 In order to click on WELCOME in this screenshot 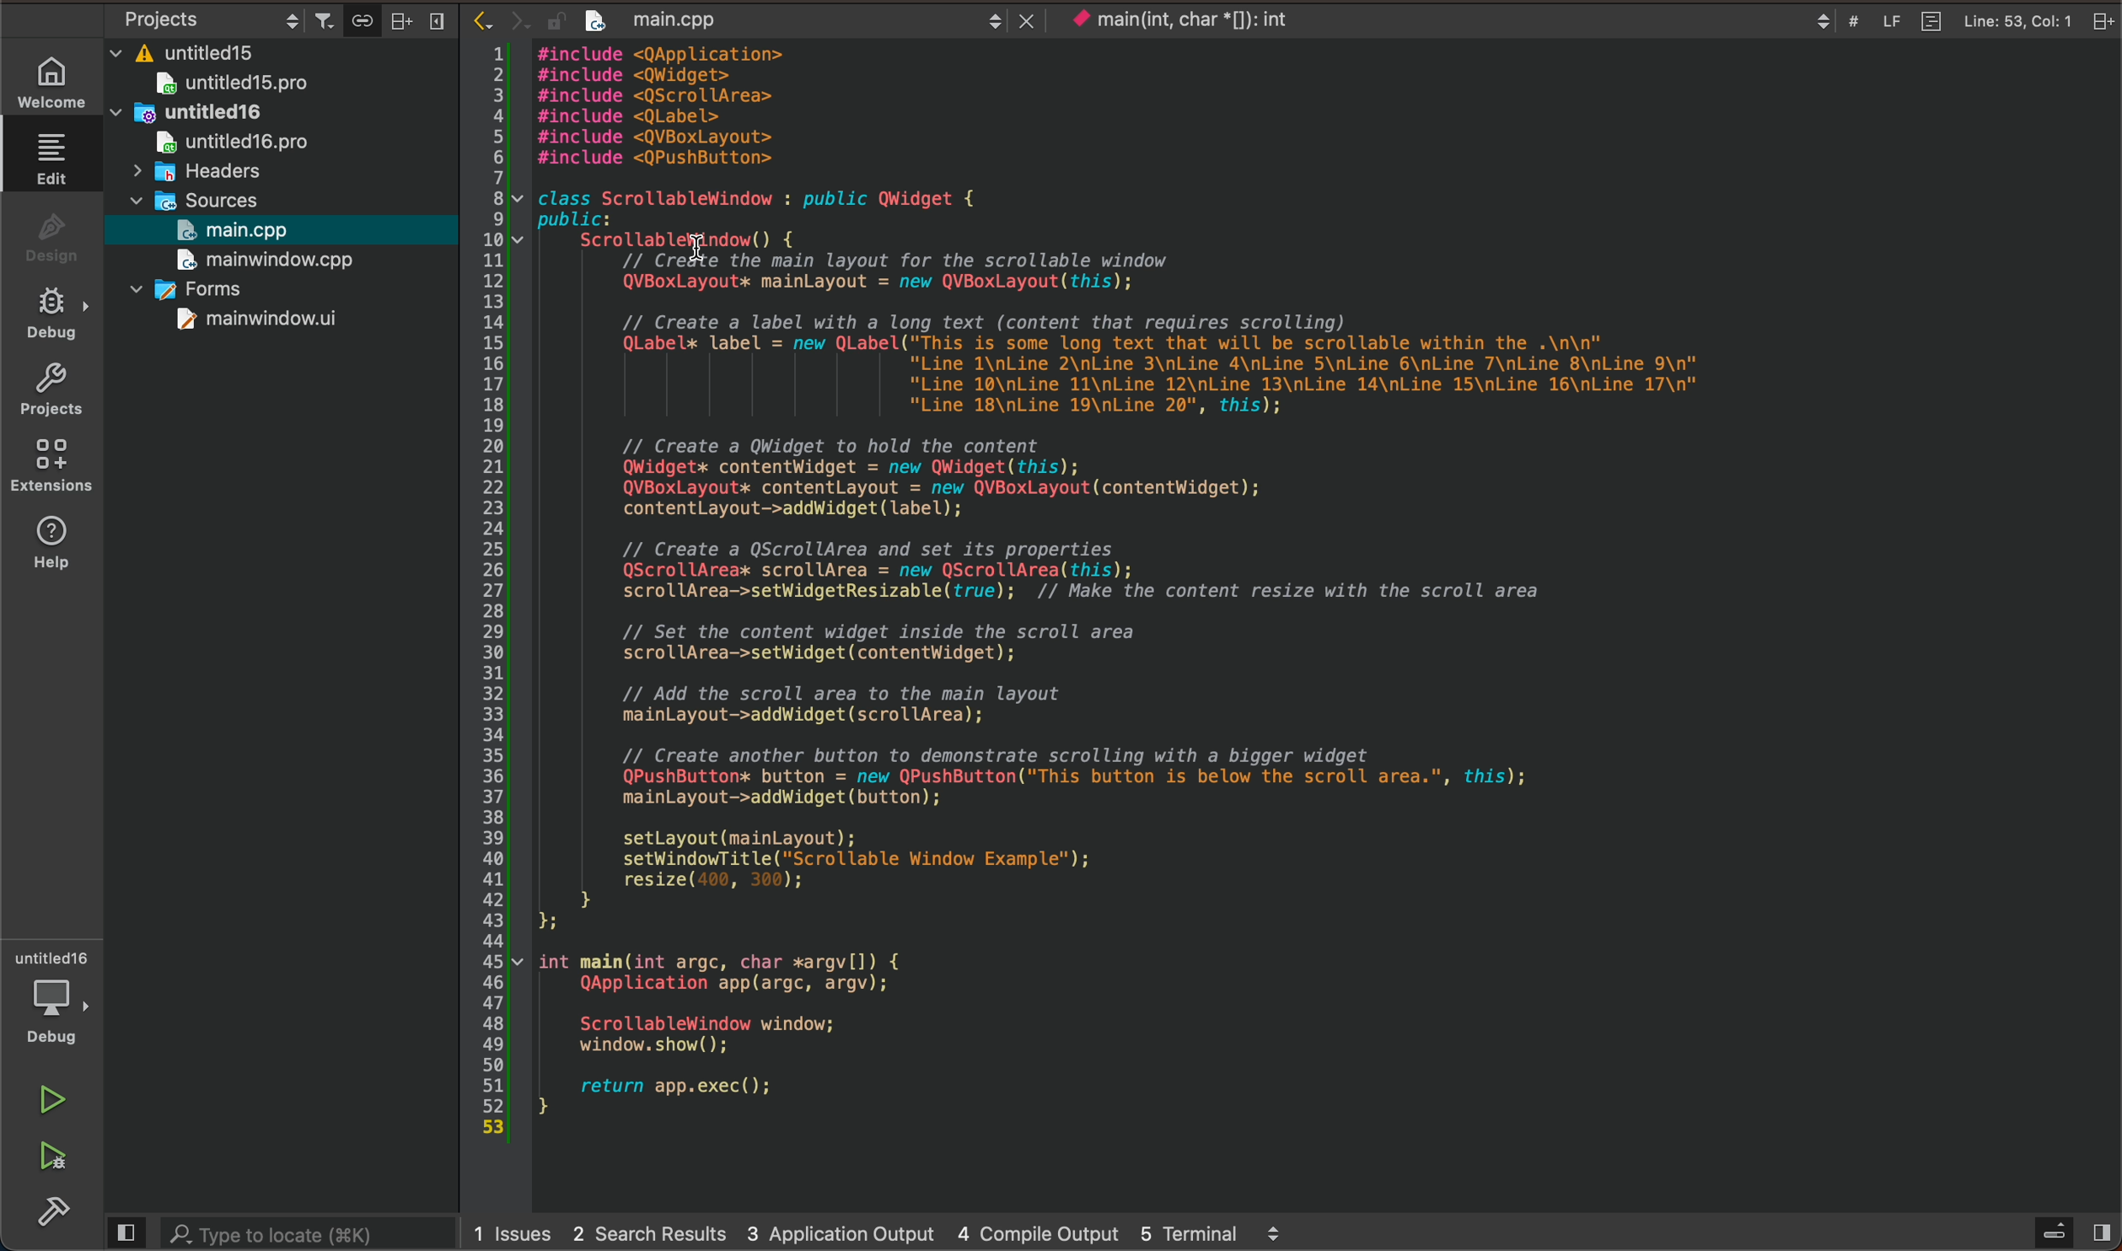, I will do `click(52, 79)`.